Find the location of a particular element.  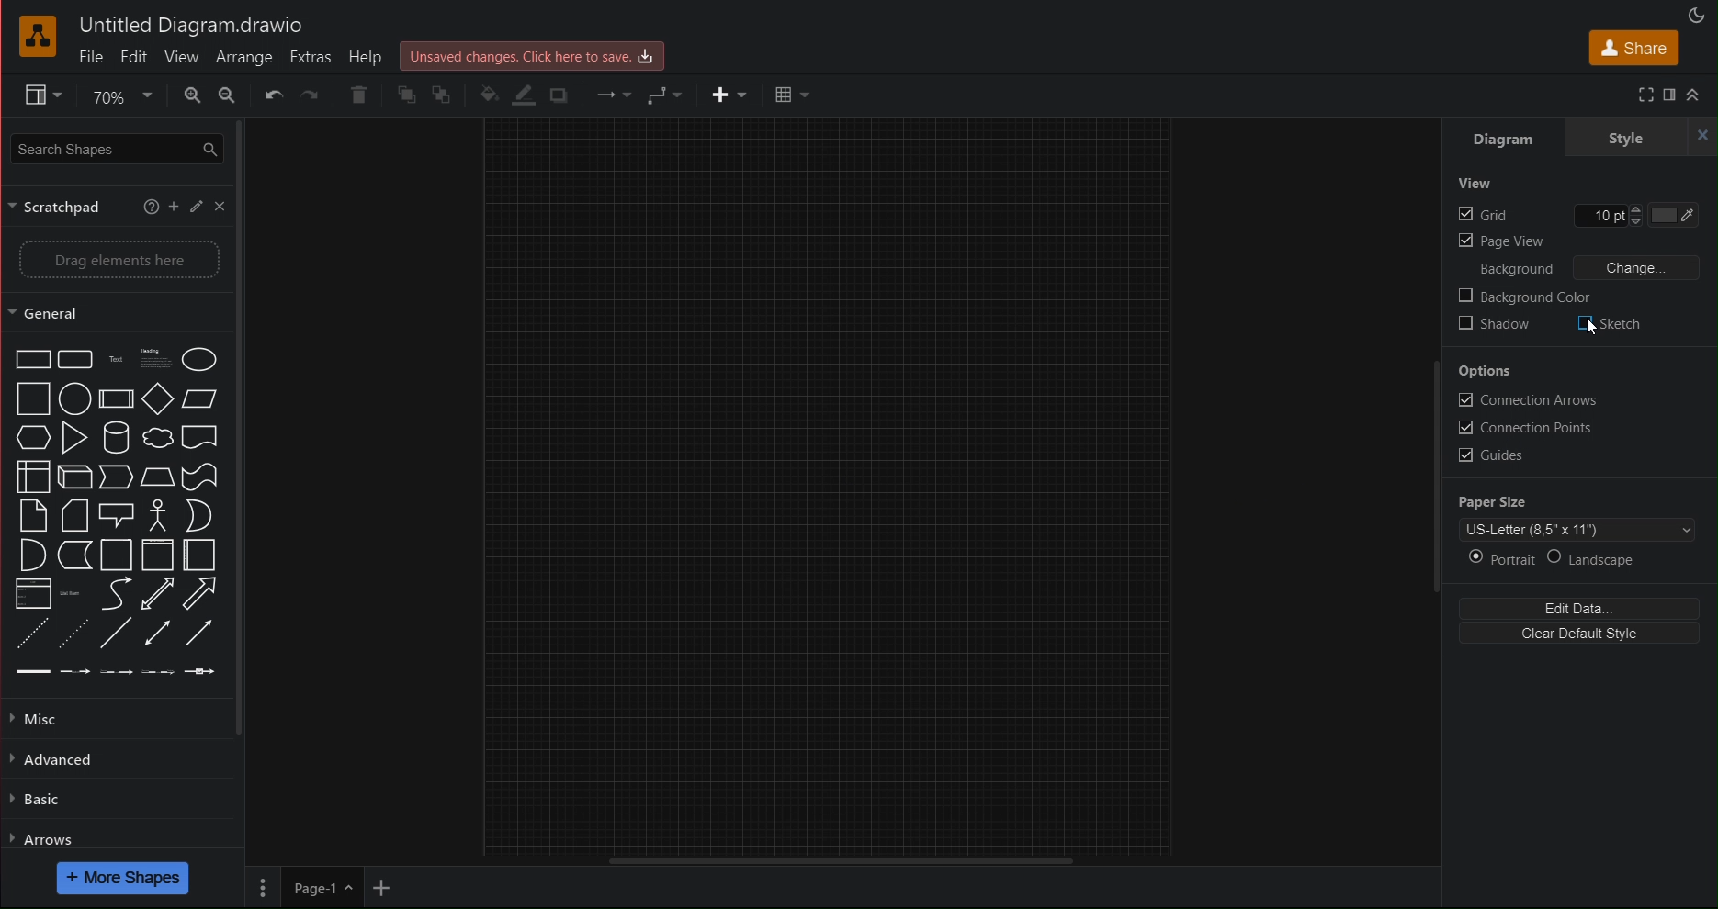

Connection Points is located at coordinates (1531, 429).